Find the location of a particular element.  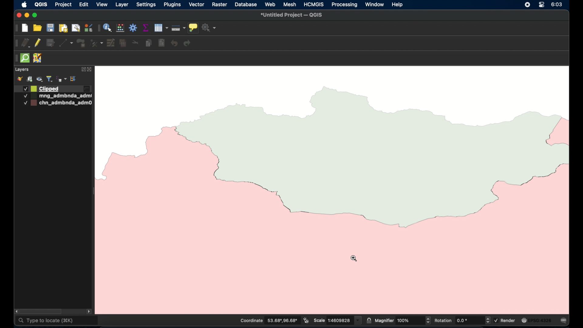

clipped boundary is located at coordinates (365, 176).